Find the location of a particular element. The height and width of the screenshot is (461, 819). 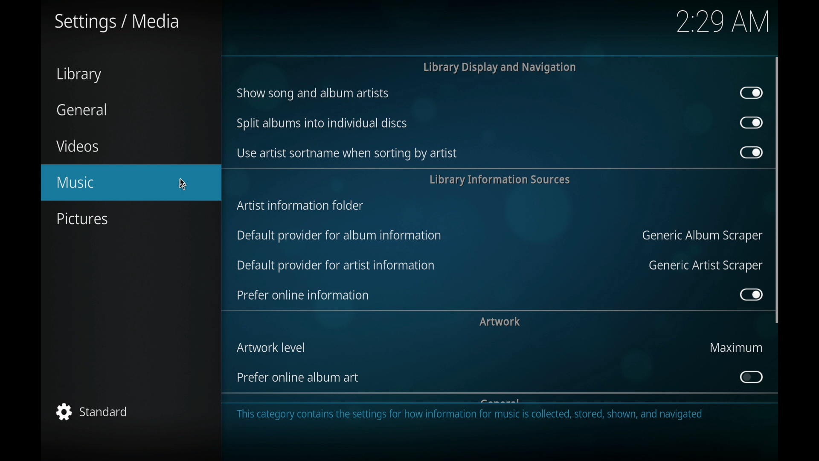

artist information folder is located at coordinates (300, 206).